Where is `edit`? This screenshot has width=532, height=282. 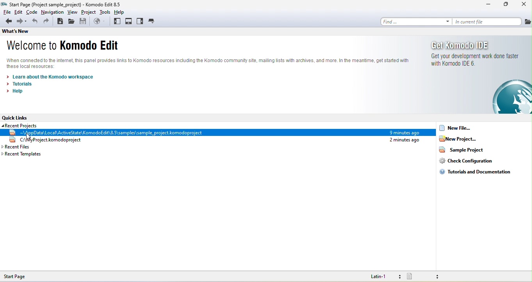
edit is located at coordinates (19, 12).